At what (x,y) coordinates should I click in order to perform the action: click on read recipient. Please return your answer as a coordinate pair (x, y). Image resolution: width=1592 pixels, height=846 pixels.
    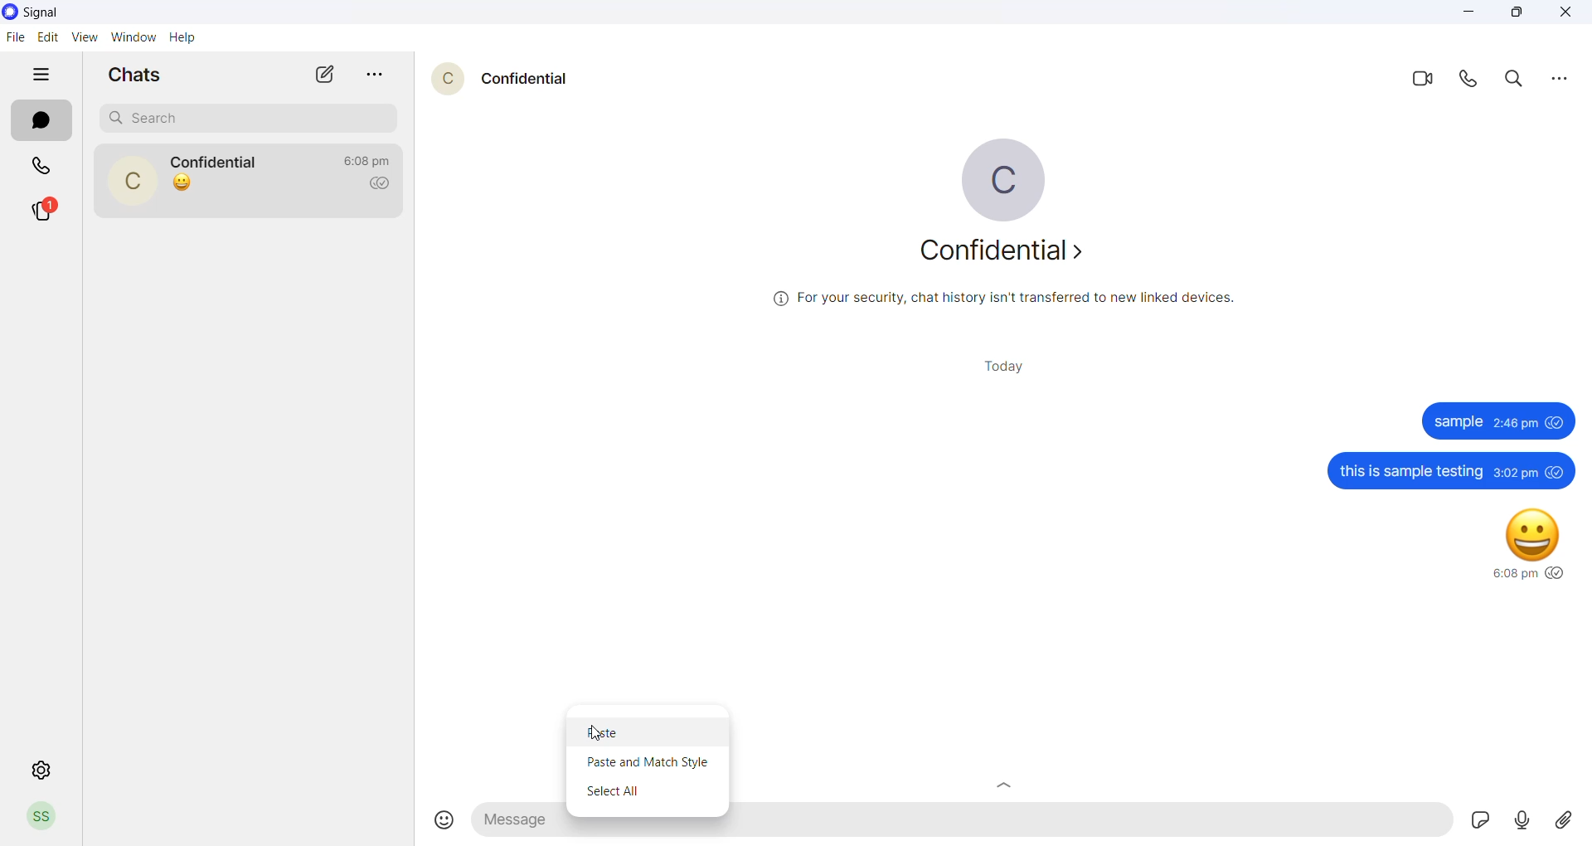
    Looking at the image, I should click on (385, 184).